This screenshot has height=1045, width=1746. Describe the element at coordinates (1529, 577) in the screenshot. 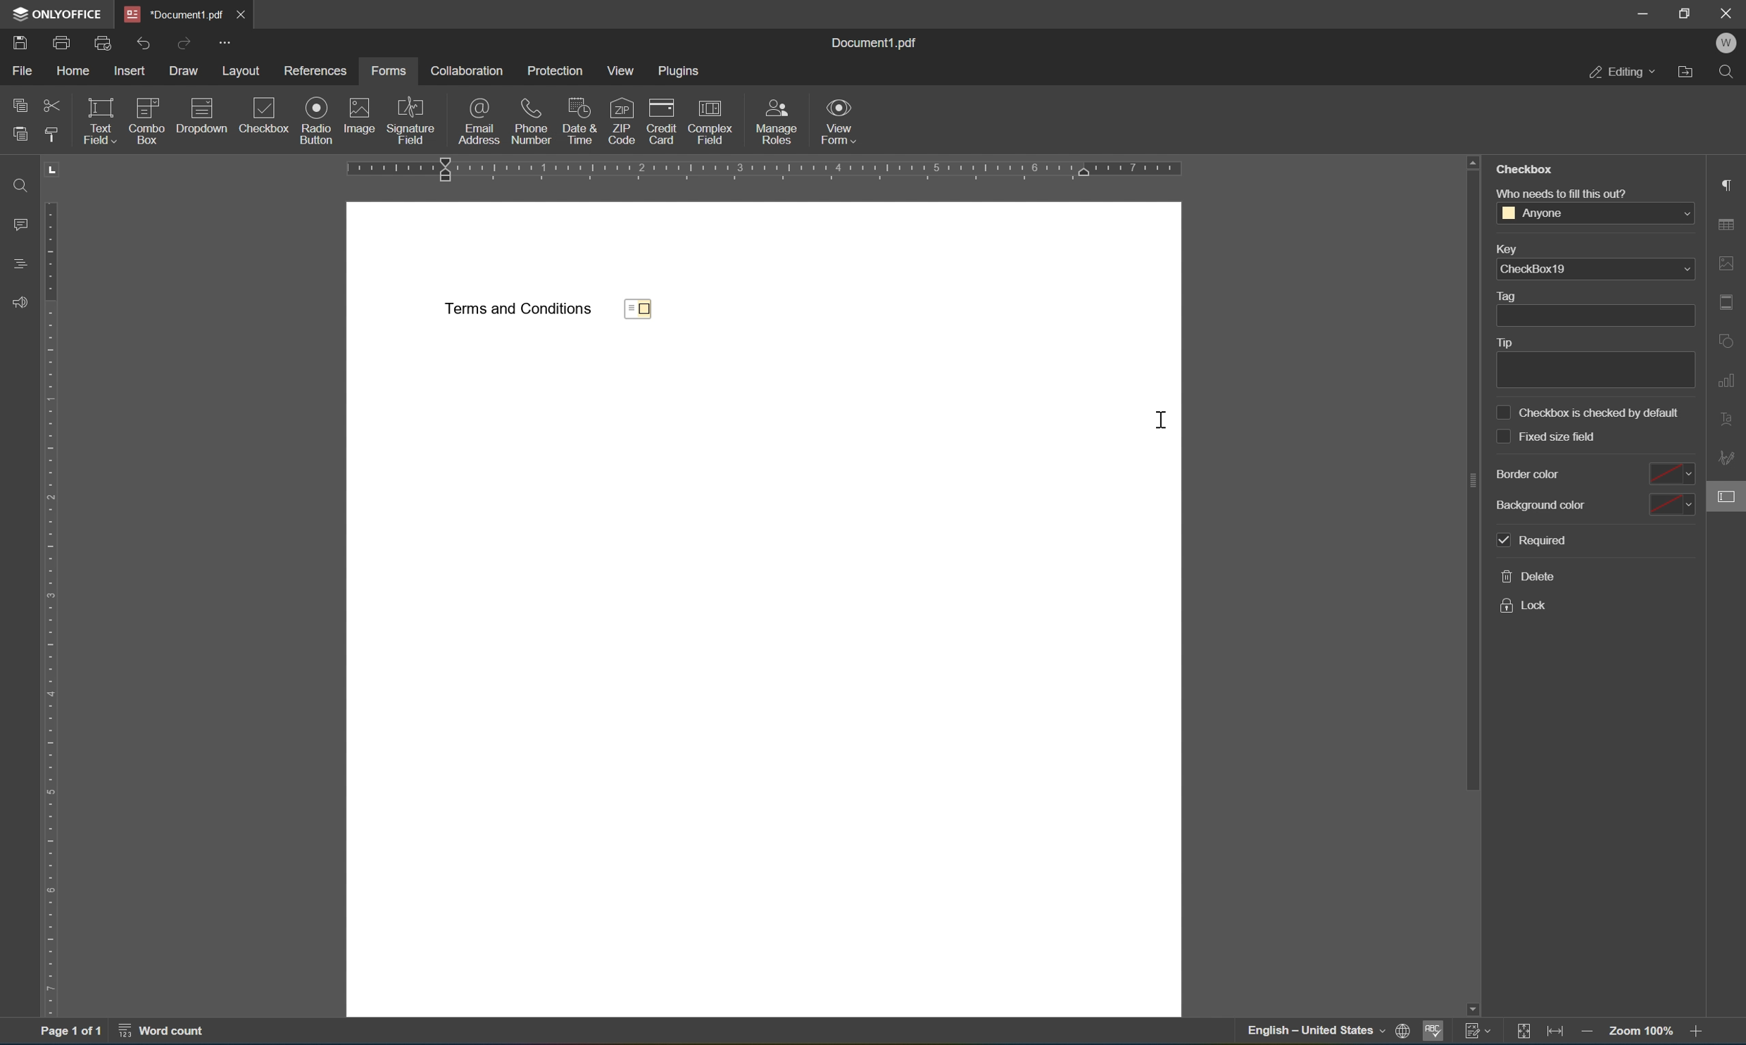

I see `delete` at that location.